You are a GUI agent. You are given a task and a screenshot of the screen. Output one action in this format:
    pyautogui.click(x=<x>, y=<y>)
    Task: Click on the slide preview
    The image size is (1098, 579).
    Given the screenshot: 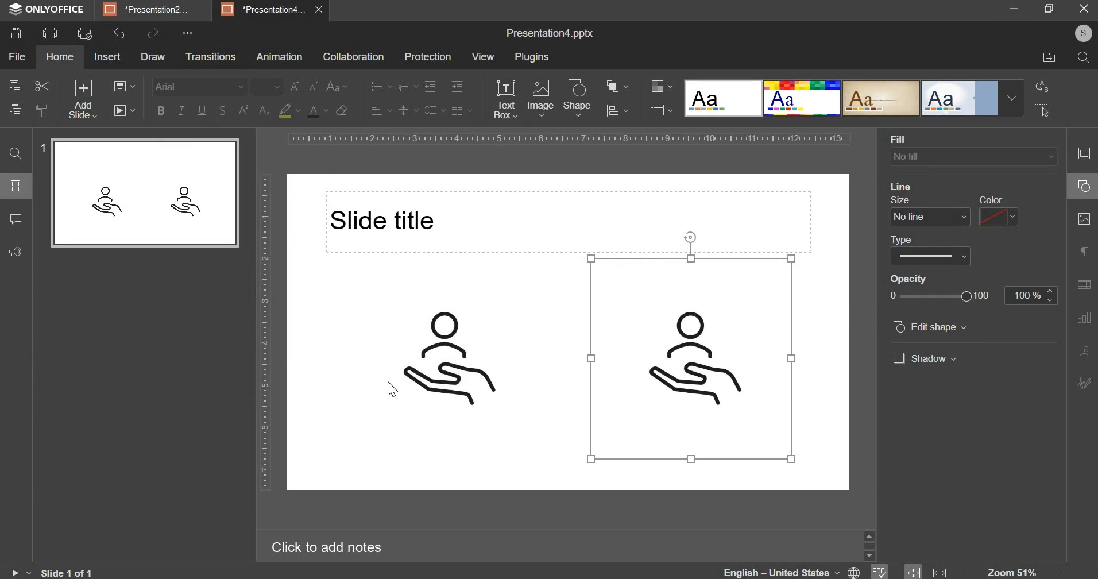 What is the action you would take?
    pyautogui.click(x=144, y=193)
    